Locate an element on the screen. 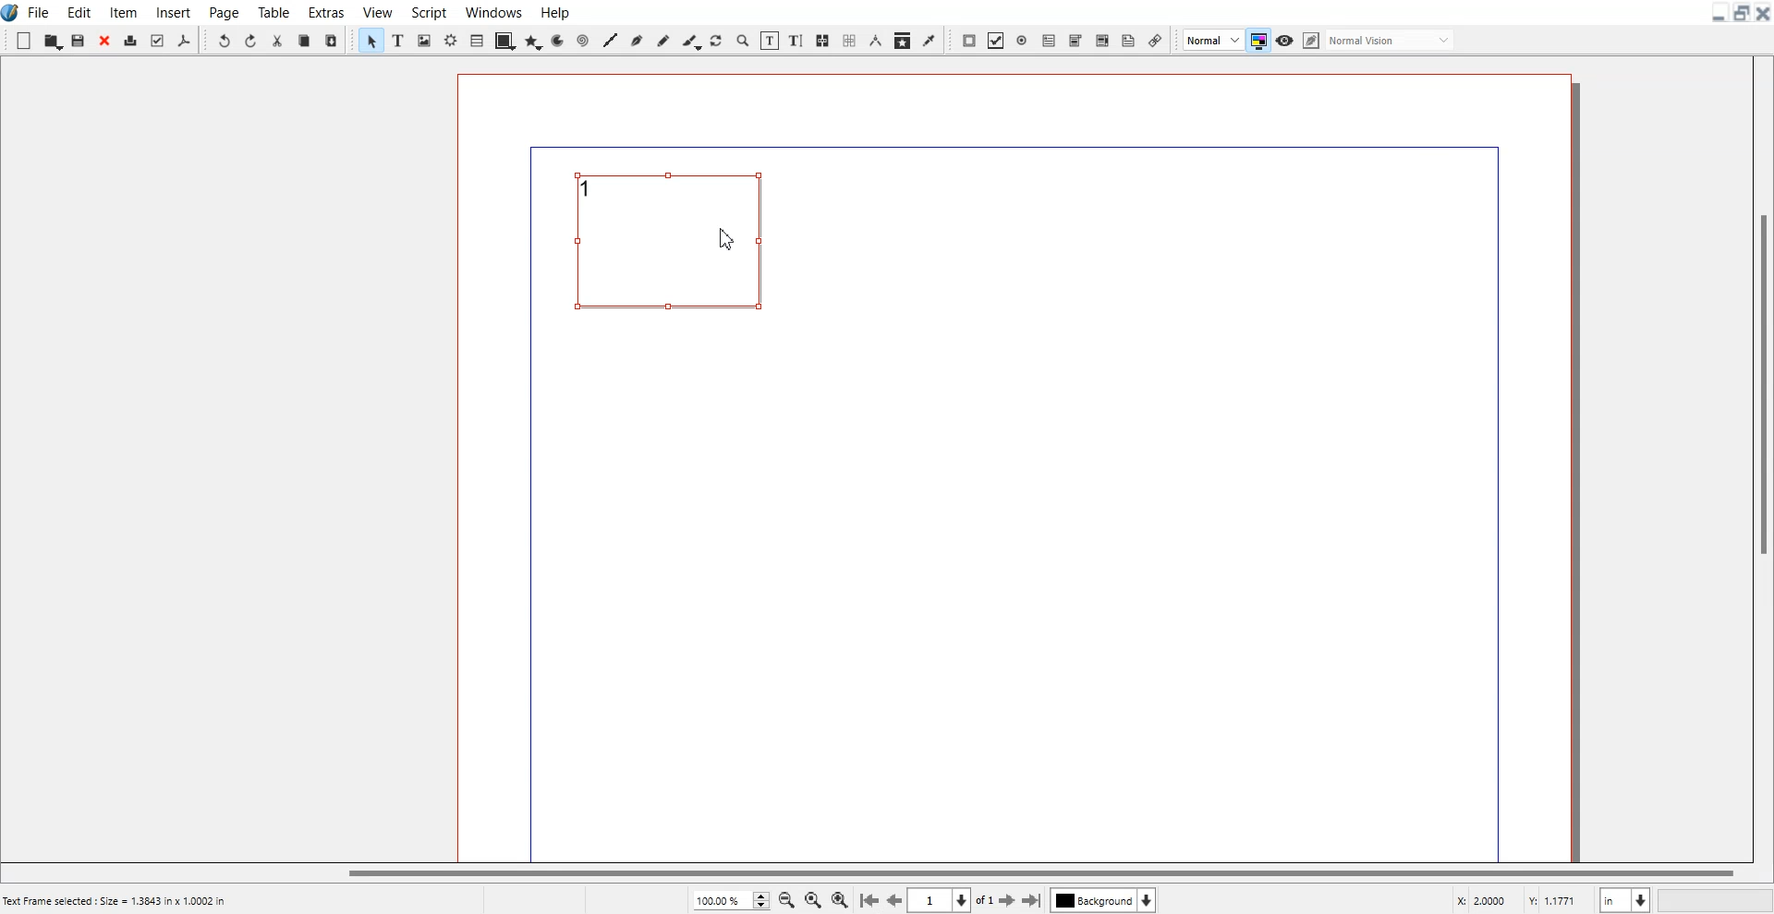 The image size is (1774, 914). Preflight verifier is located at coordinates (157, 39).